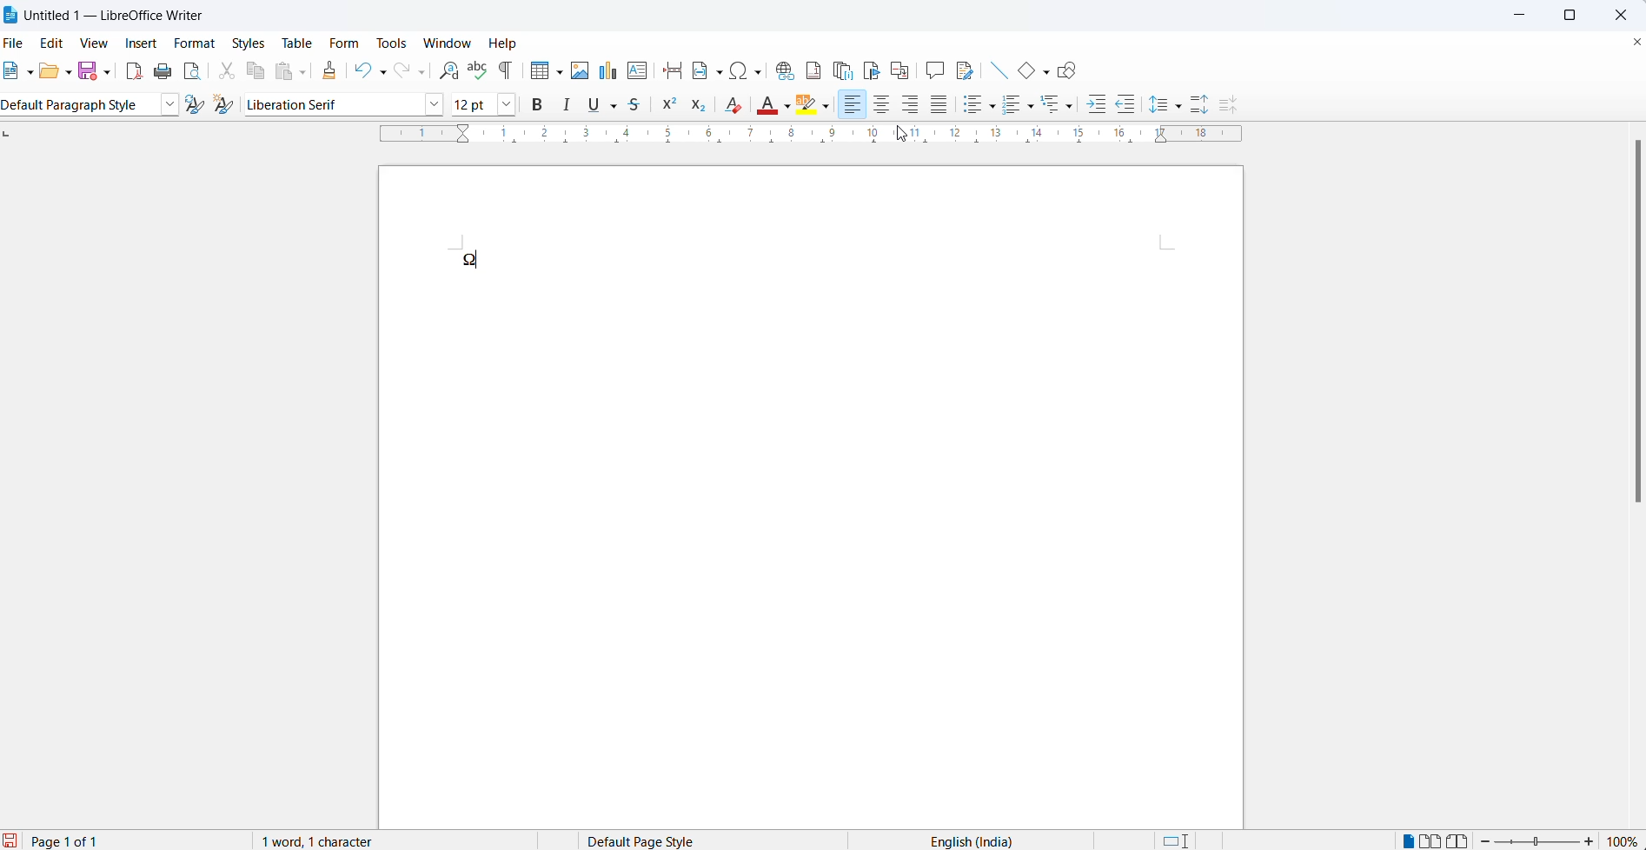 This screenshot has width=1646, height=850. What do you see at coordinates (1179, 840) in the screenshot?
I see `standard selection` at bounding box center [1179, 840].